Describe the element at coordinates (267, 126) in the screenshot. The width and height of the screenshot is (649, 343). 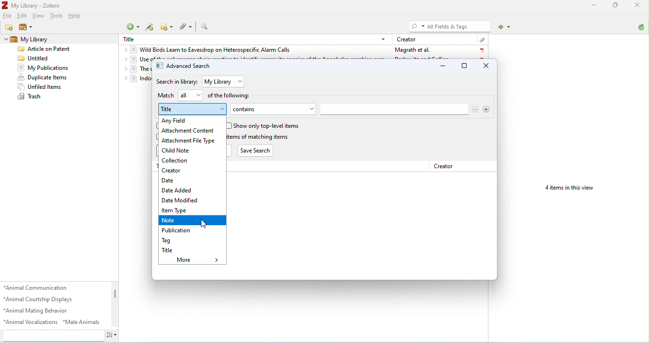
I see `show only top-level items` at that location.